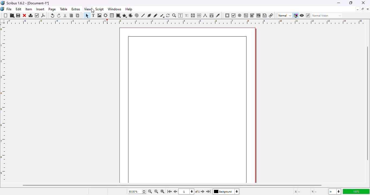  What do you see at coordinates (143, 15) in the screenshot?
I see `line` at bounding box center [143, 15].